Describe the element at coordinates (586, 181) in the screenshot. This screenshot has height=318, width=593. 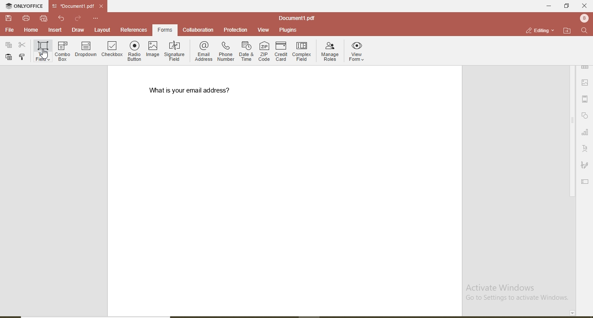
I see `edit text` at that location.